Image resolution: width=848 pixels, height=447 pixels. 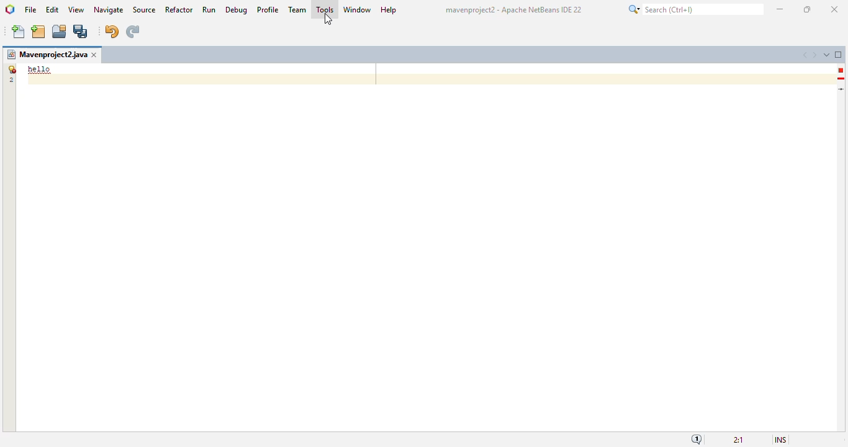 What do you see at coordinates (269, 9) in the screenshot?
I see `profile` at bounding box center [269, 9].